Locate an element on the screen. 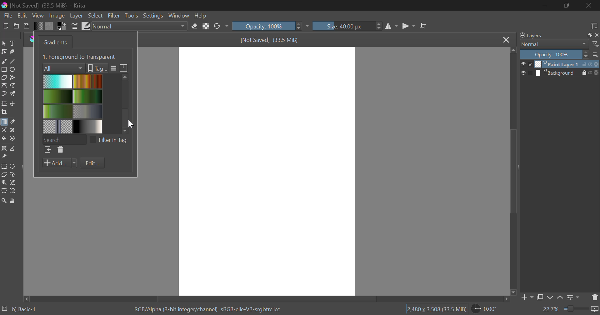  Select is located at coordinates (4, 42).